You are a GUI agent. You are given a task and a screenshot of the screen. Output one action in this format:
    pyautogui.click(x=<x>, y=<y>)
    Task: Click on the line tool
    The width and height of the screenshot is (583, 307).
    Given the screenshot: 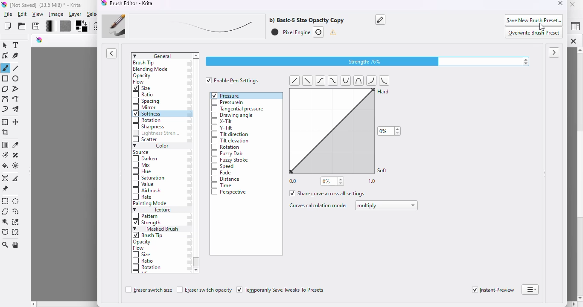 What is the action you would take?
    pyautogui.click(x=17, y=68)
    